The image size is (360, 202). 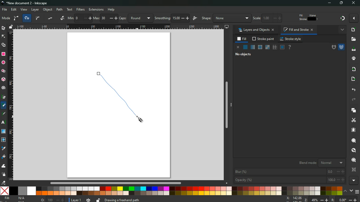 I want to click on unlock, so click(x=11, y=27).